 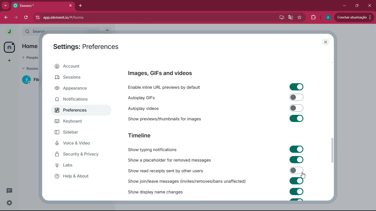 What do you see at coordinates (26, 18) in the screenshot?
I see `refresh` at bounding box center [26, 18].